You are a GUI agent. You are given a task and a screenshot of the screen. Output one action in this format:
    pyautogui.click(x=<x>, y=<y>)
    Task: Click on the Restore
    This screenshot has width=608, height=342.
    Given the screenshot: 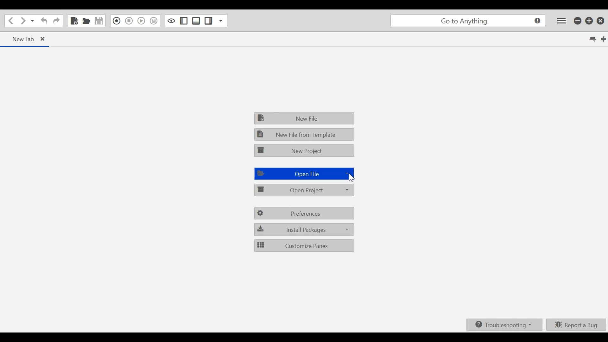 What is the action you would take?
    pyautogui.click(x=588, y=21)
    